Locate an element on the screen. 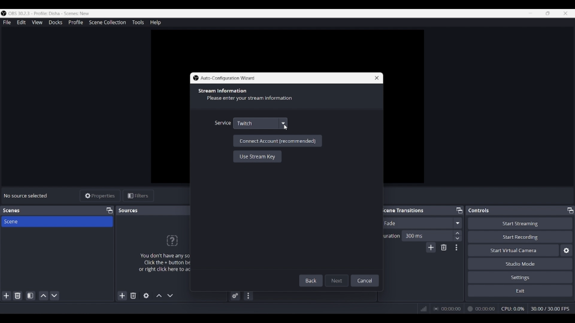  Source status is located at coordinates (26, 196).